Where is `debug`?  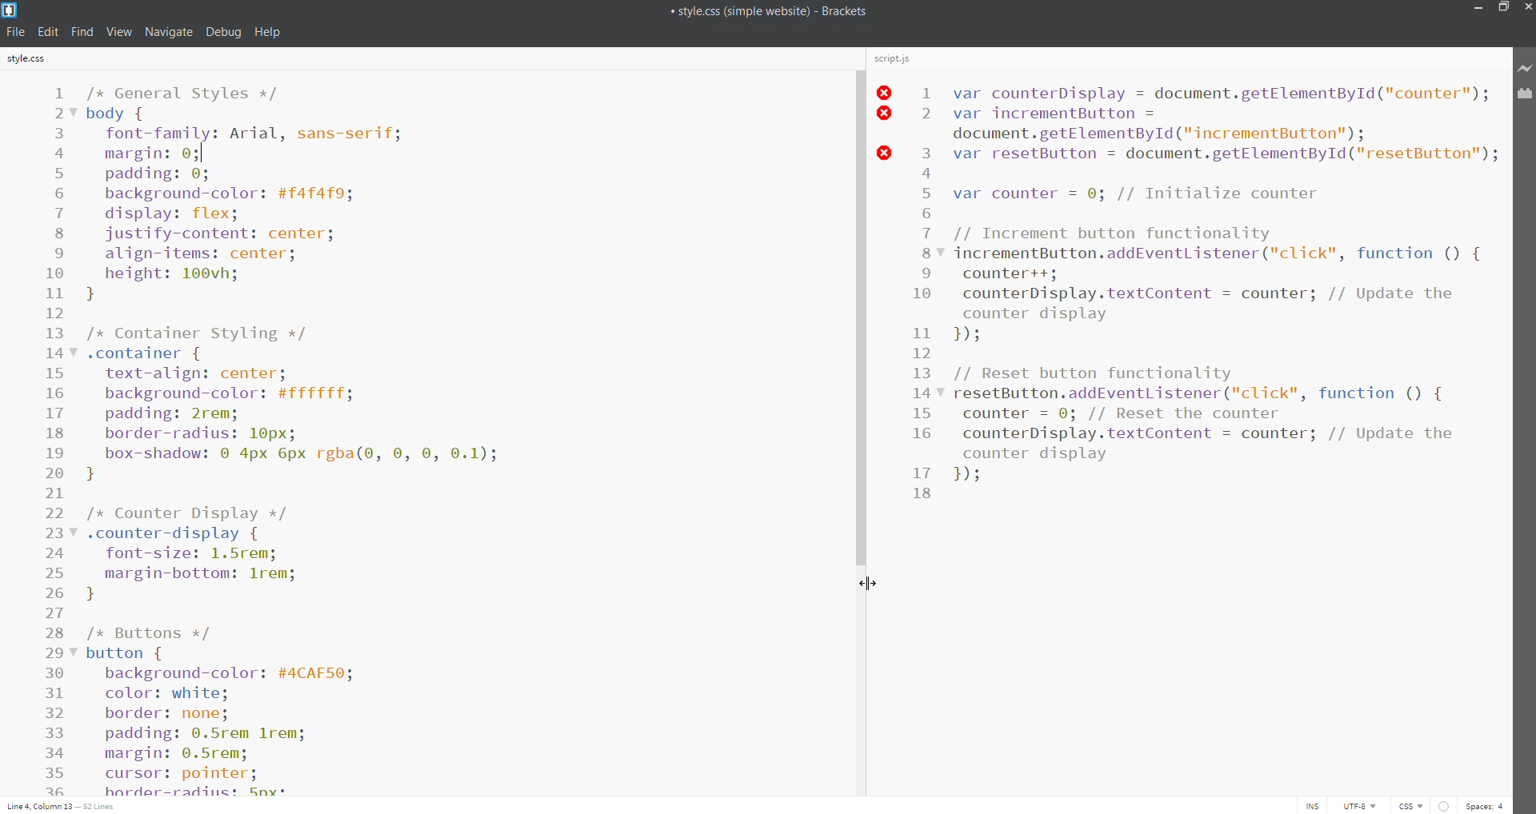 debug is located at coordinates (223, 33).